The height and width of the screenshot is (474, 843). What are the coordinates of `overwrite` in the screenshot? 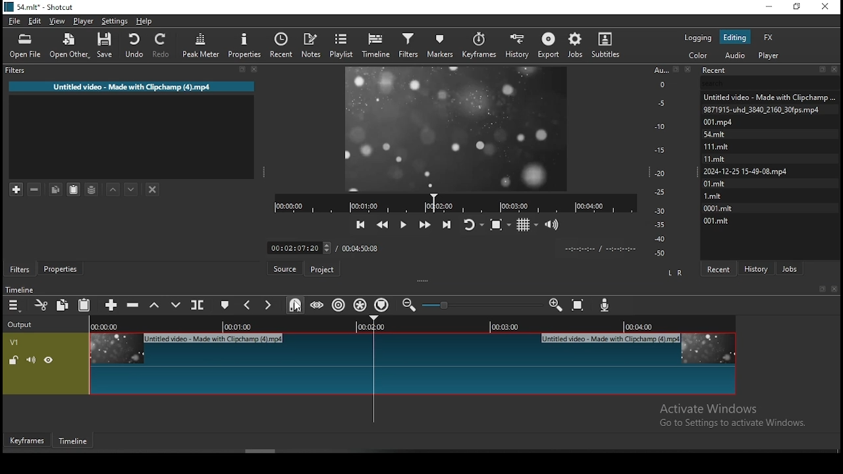 It's located at (178, 305).